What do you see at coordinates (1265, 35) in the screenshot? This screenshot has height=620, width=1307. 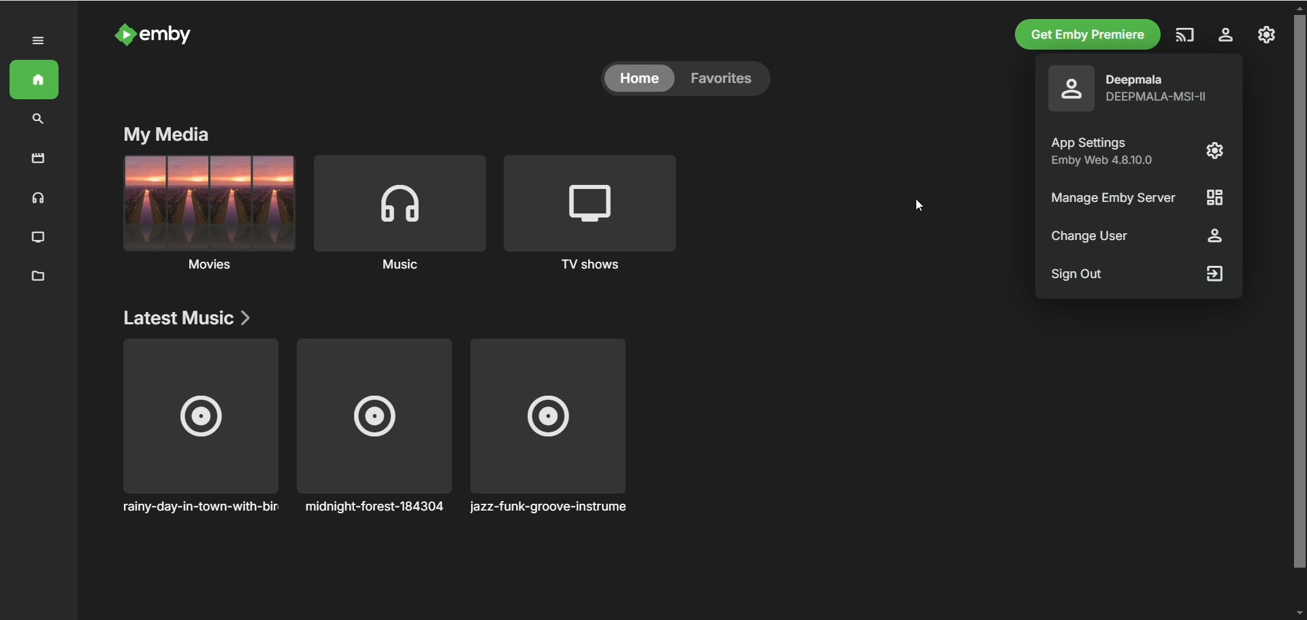 I see `settings` at bounding box center [1265, 35].